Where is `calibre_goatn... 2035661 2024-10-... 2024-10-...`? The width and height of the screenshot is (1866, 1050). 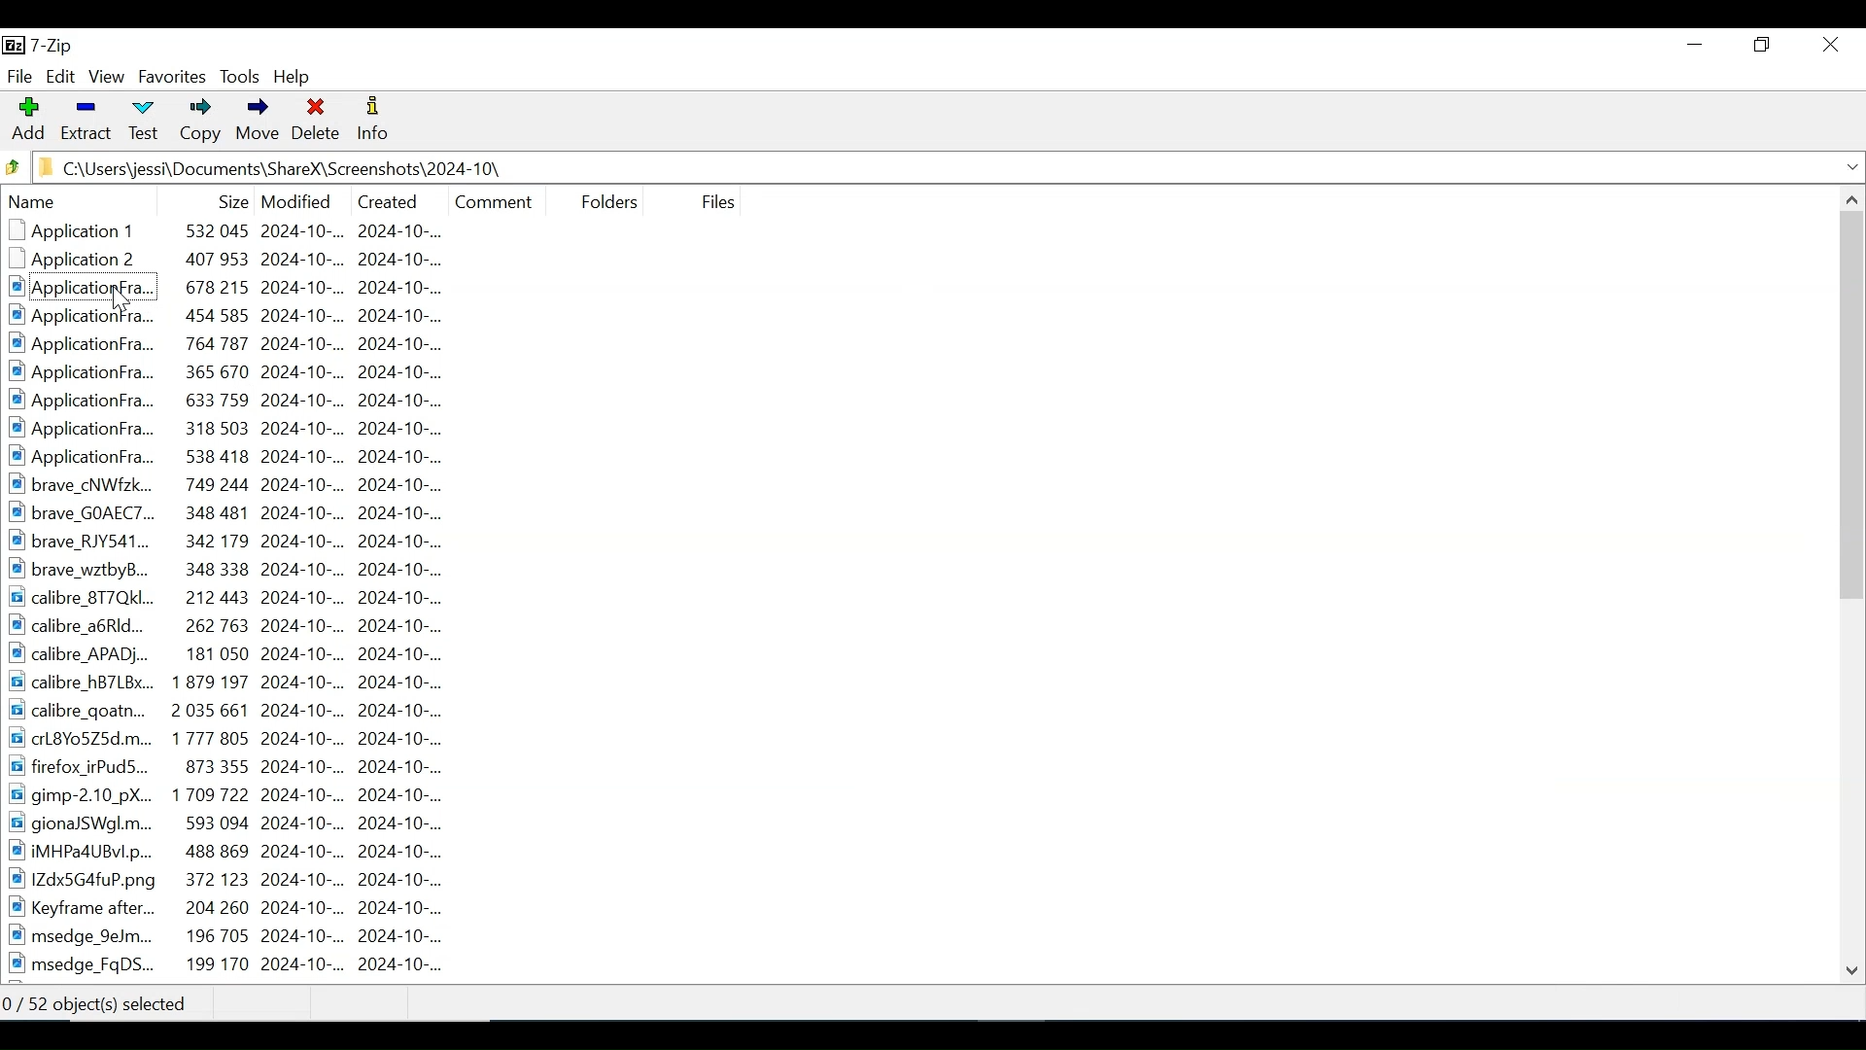
calibre_goatn... 2035661 2024-10-... 2024-10-... is located at coordinates (256, 711).